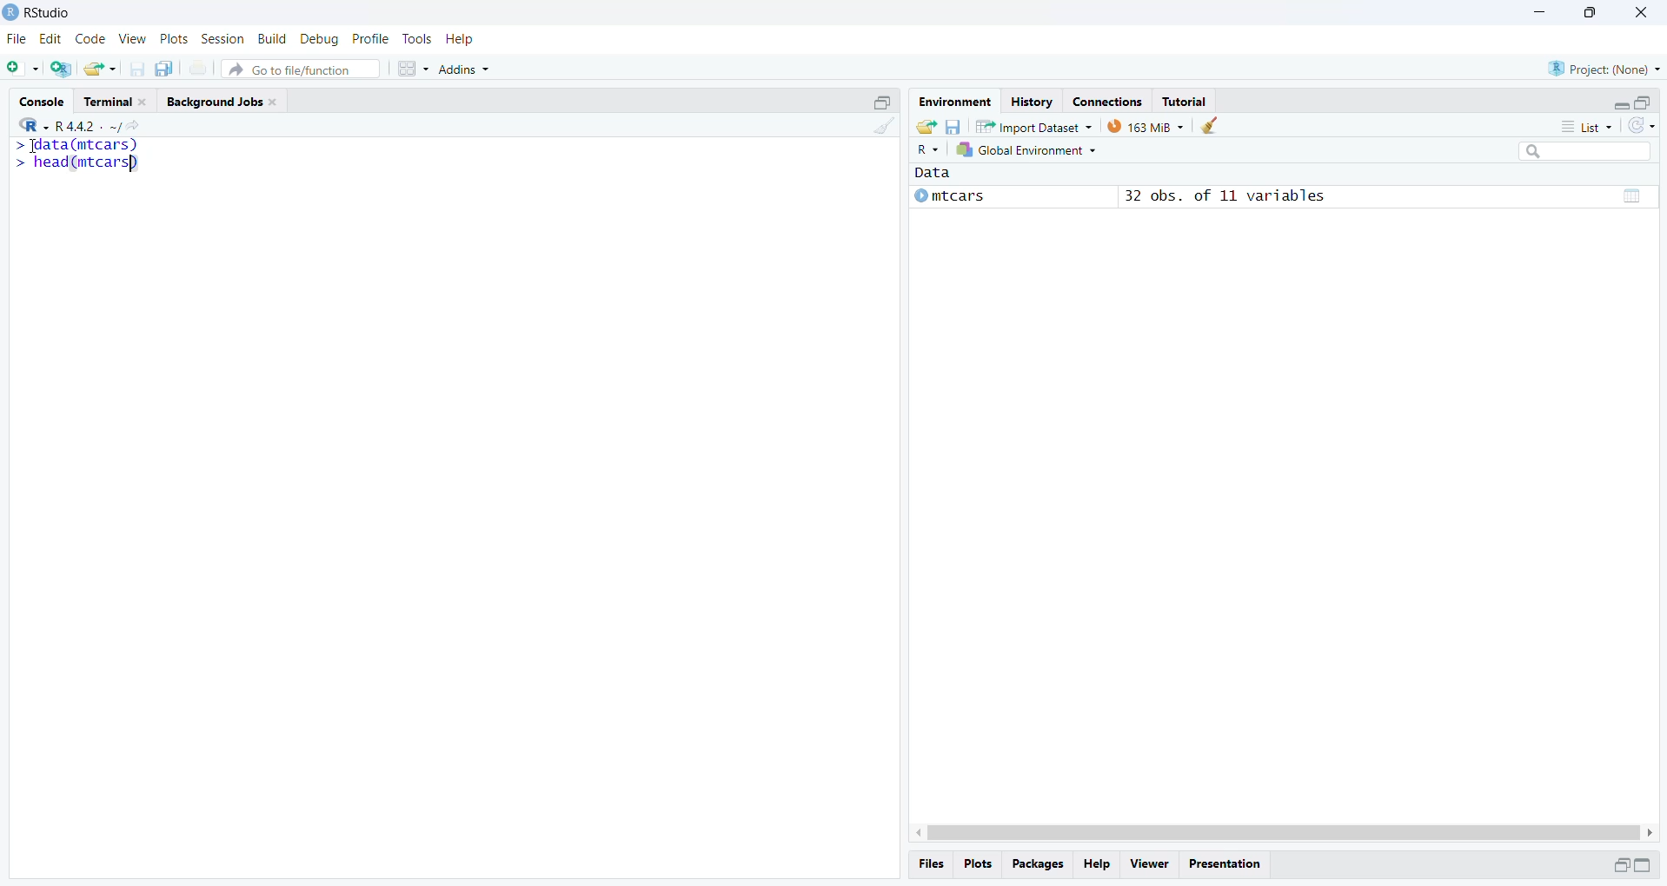 The width and height of the screenshot is (1667, 886). What do you see at coordinates (1146, 127) in the screenshot?
I see `163 MiB` at bounding box center [1146, 127].